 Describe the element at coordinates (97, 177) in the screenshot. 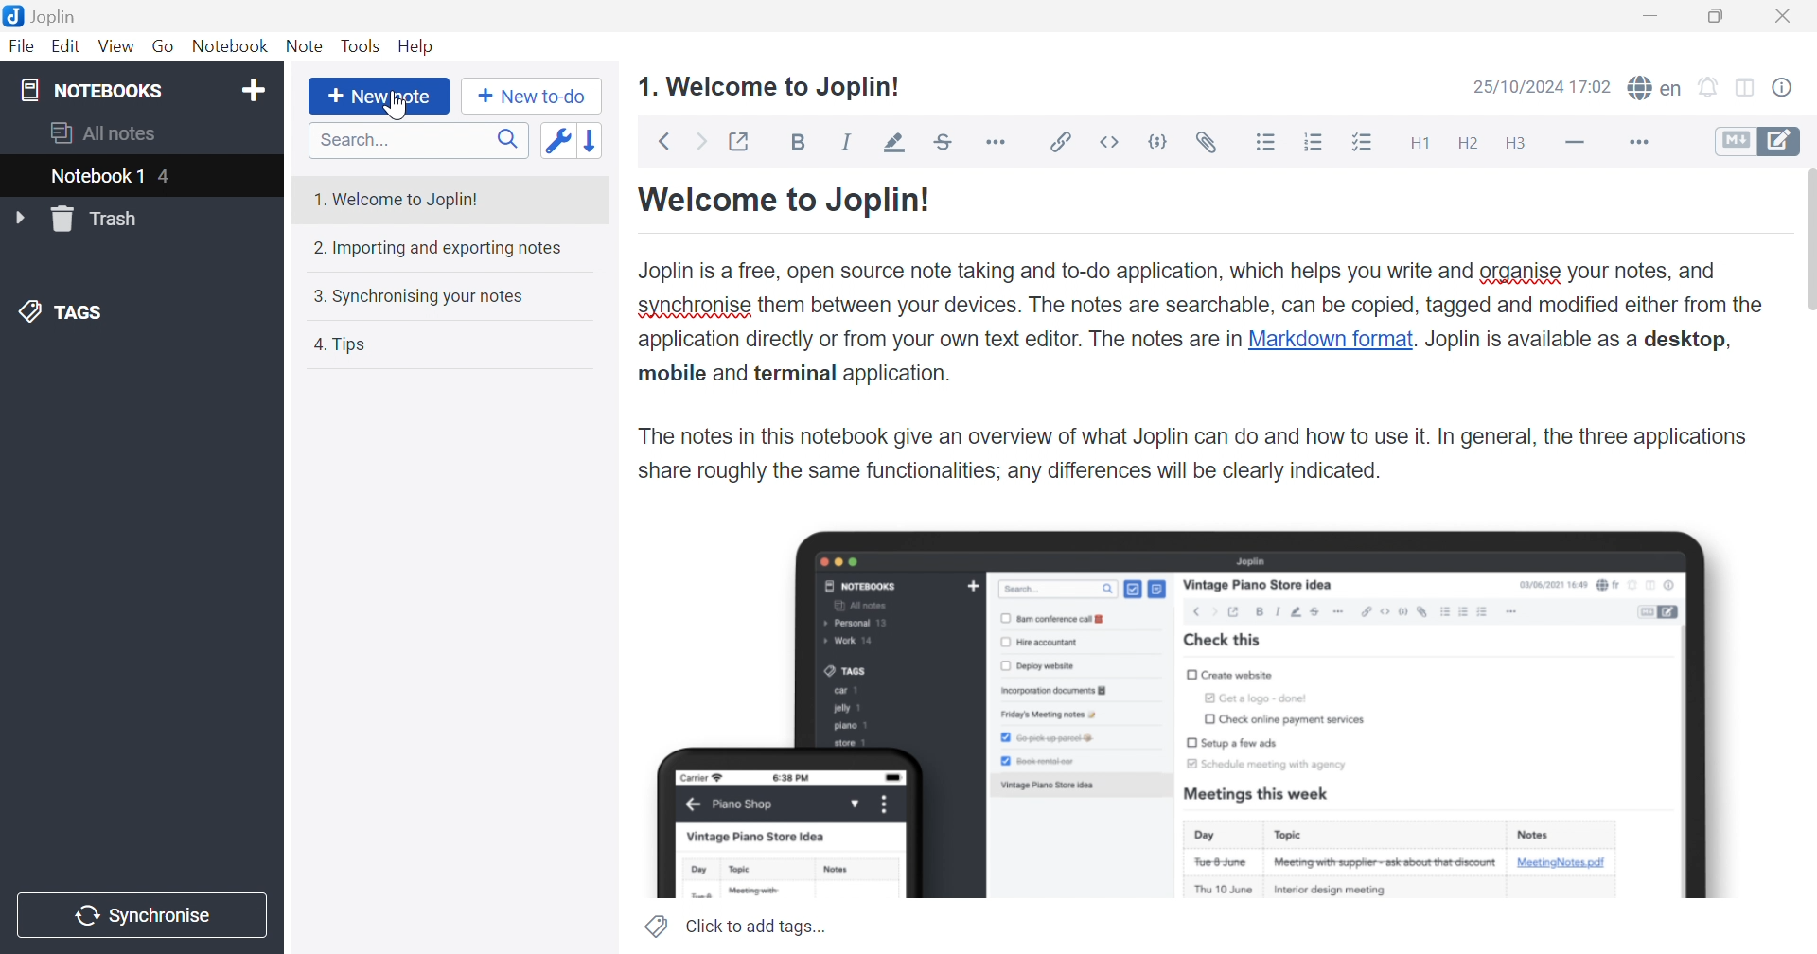

I see `Notebook 1` at that location.